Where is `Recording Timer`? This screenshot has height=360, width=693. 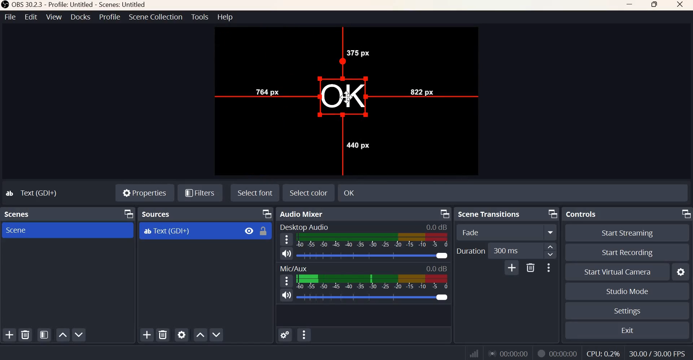 Recording Timer is located at coordinates (565, 353).